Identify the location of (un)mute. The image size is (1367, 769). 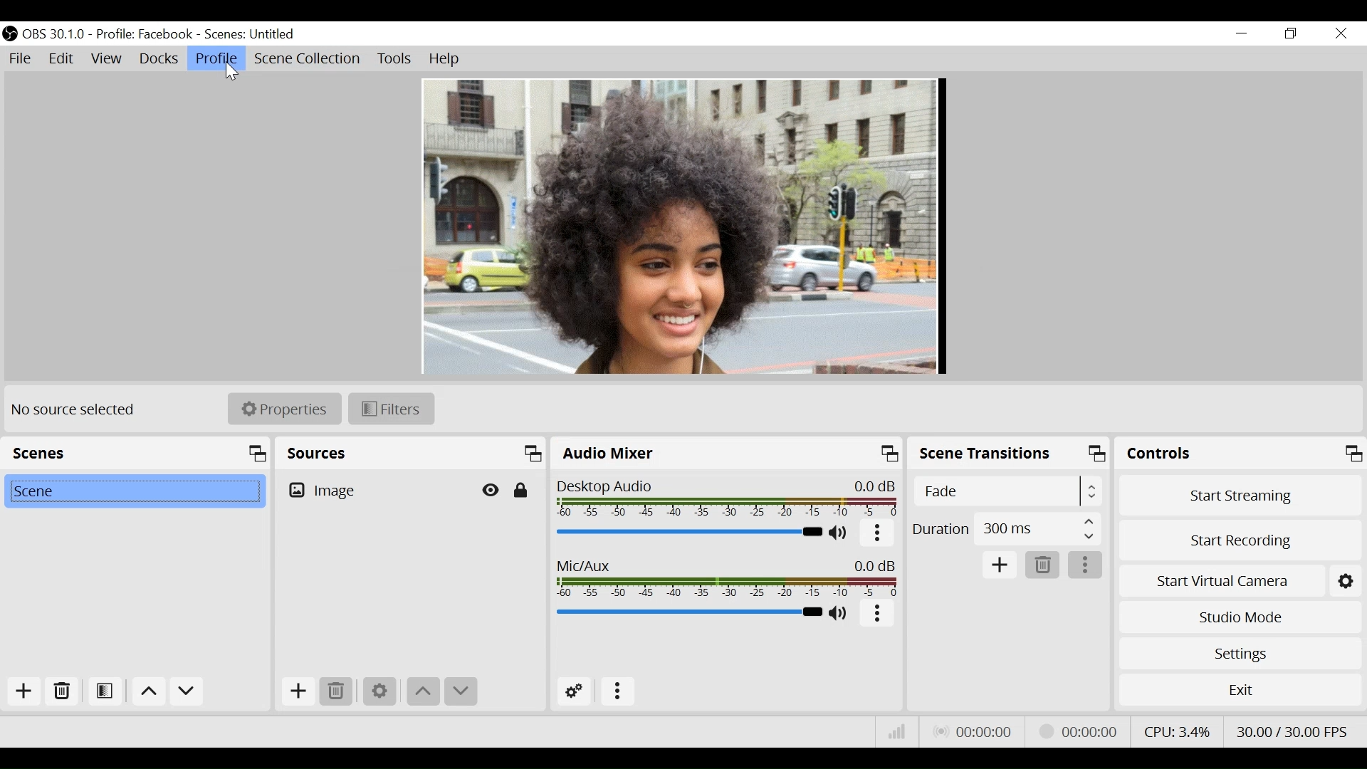
(840, 534).